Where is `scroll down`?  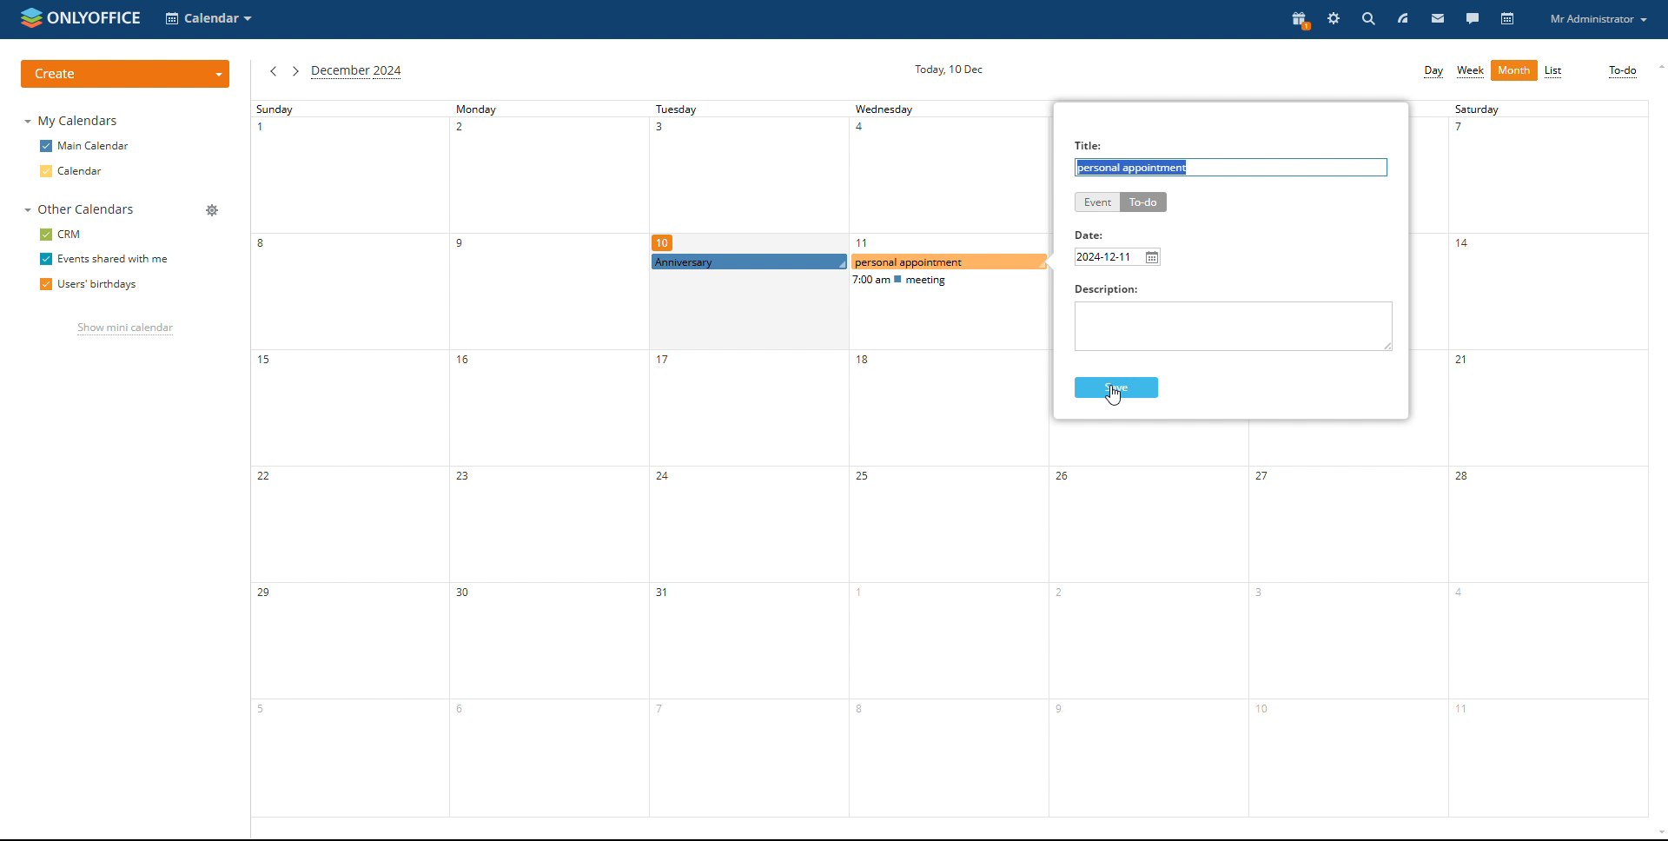 scroll down is located at coordinates (1658, 833).